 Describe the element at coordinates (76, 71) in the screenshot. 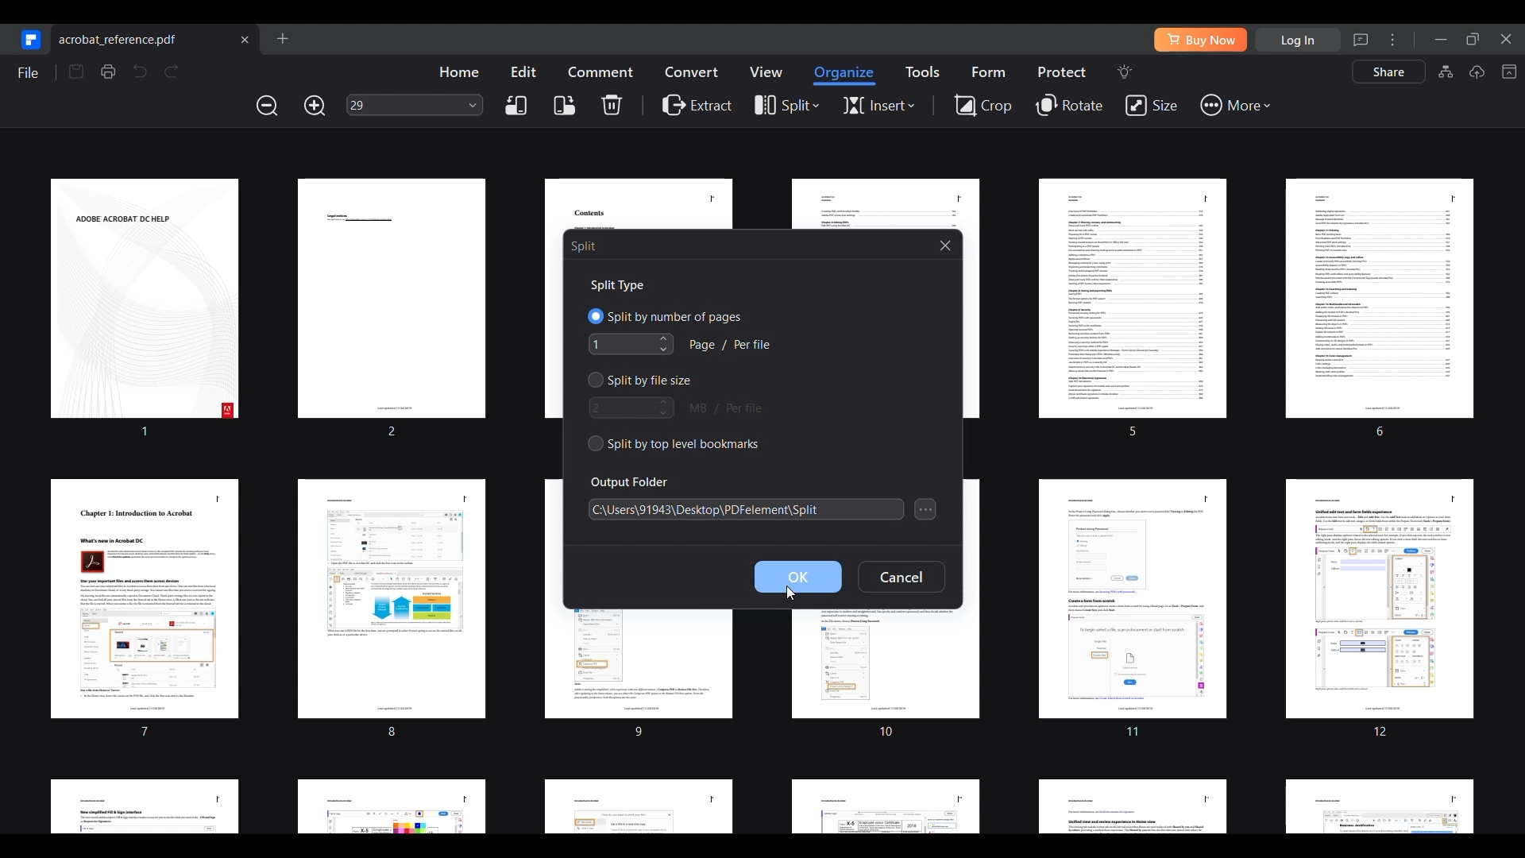

I see `Save` at that location.